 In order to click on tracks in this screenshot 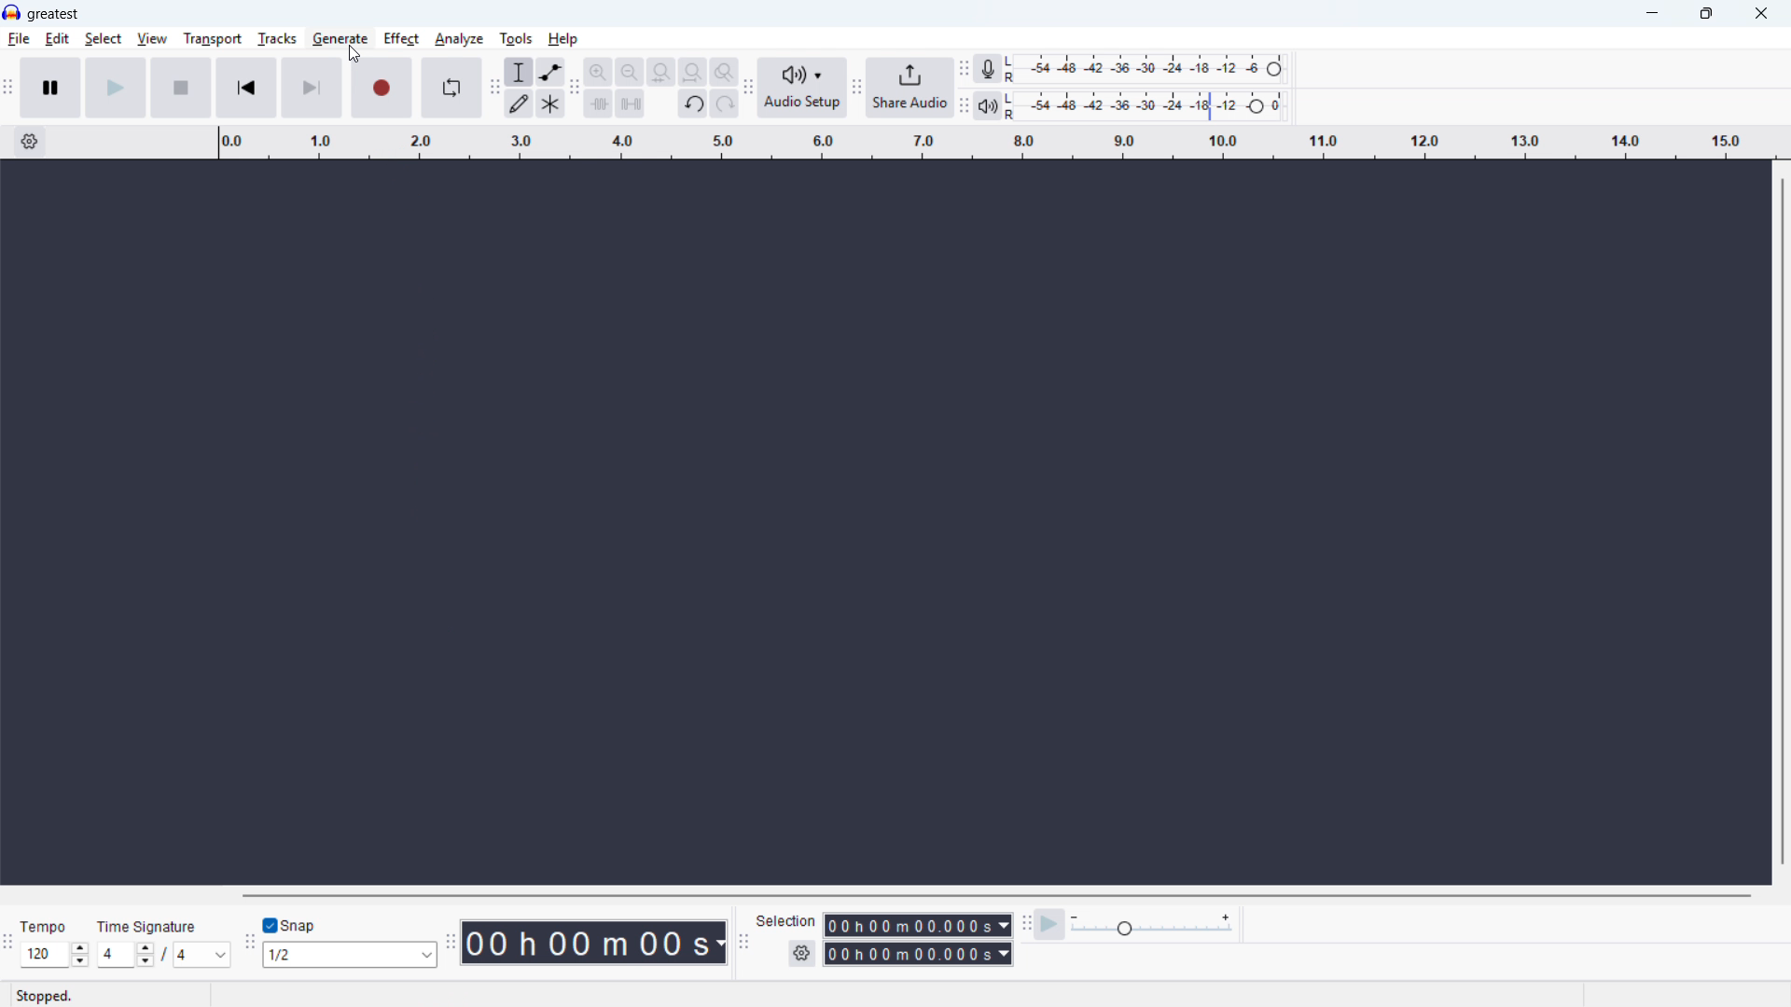, I will do `click(276, 38)`.